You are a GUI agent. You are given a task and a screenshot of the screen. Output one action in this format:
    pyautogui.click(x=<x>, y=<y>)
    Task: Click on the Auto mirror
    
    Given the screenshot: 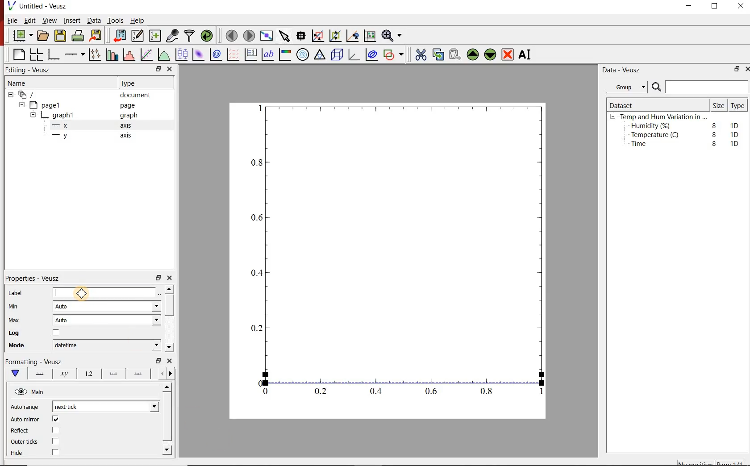 What is the action you would take?
    pyautogui.click(x=36, y=420)
    